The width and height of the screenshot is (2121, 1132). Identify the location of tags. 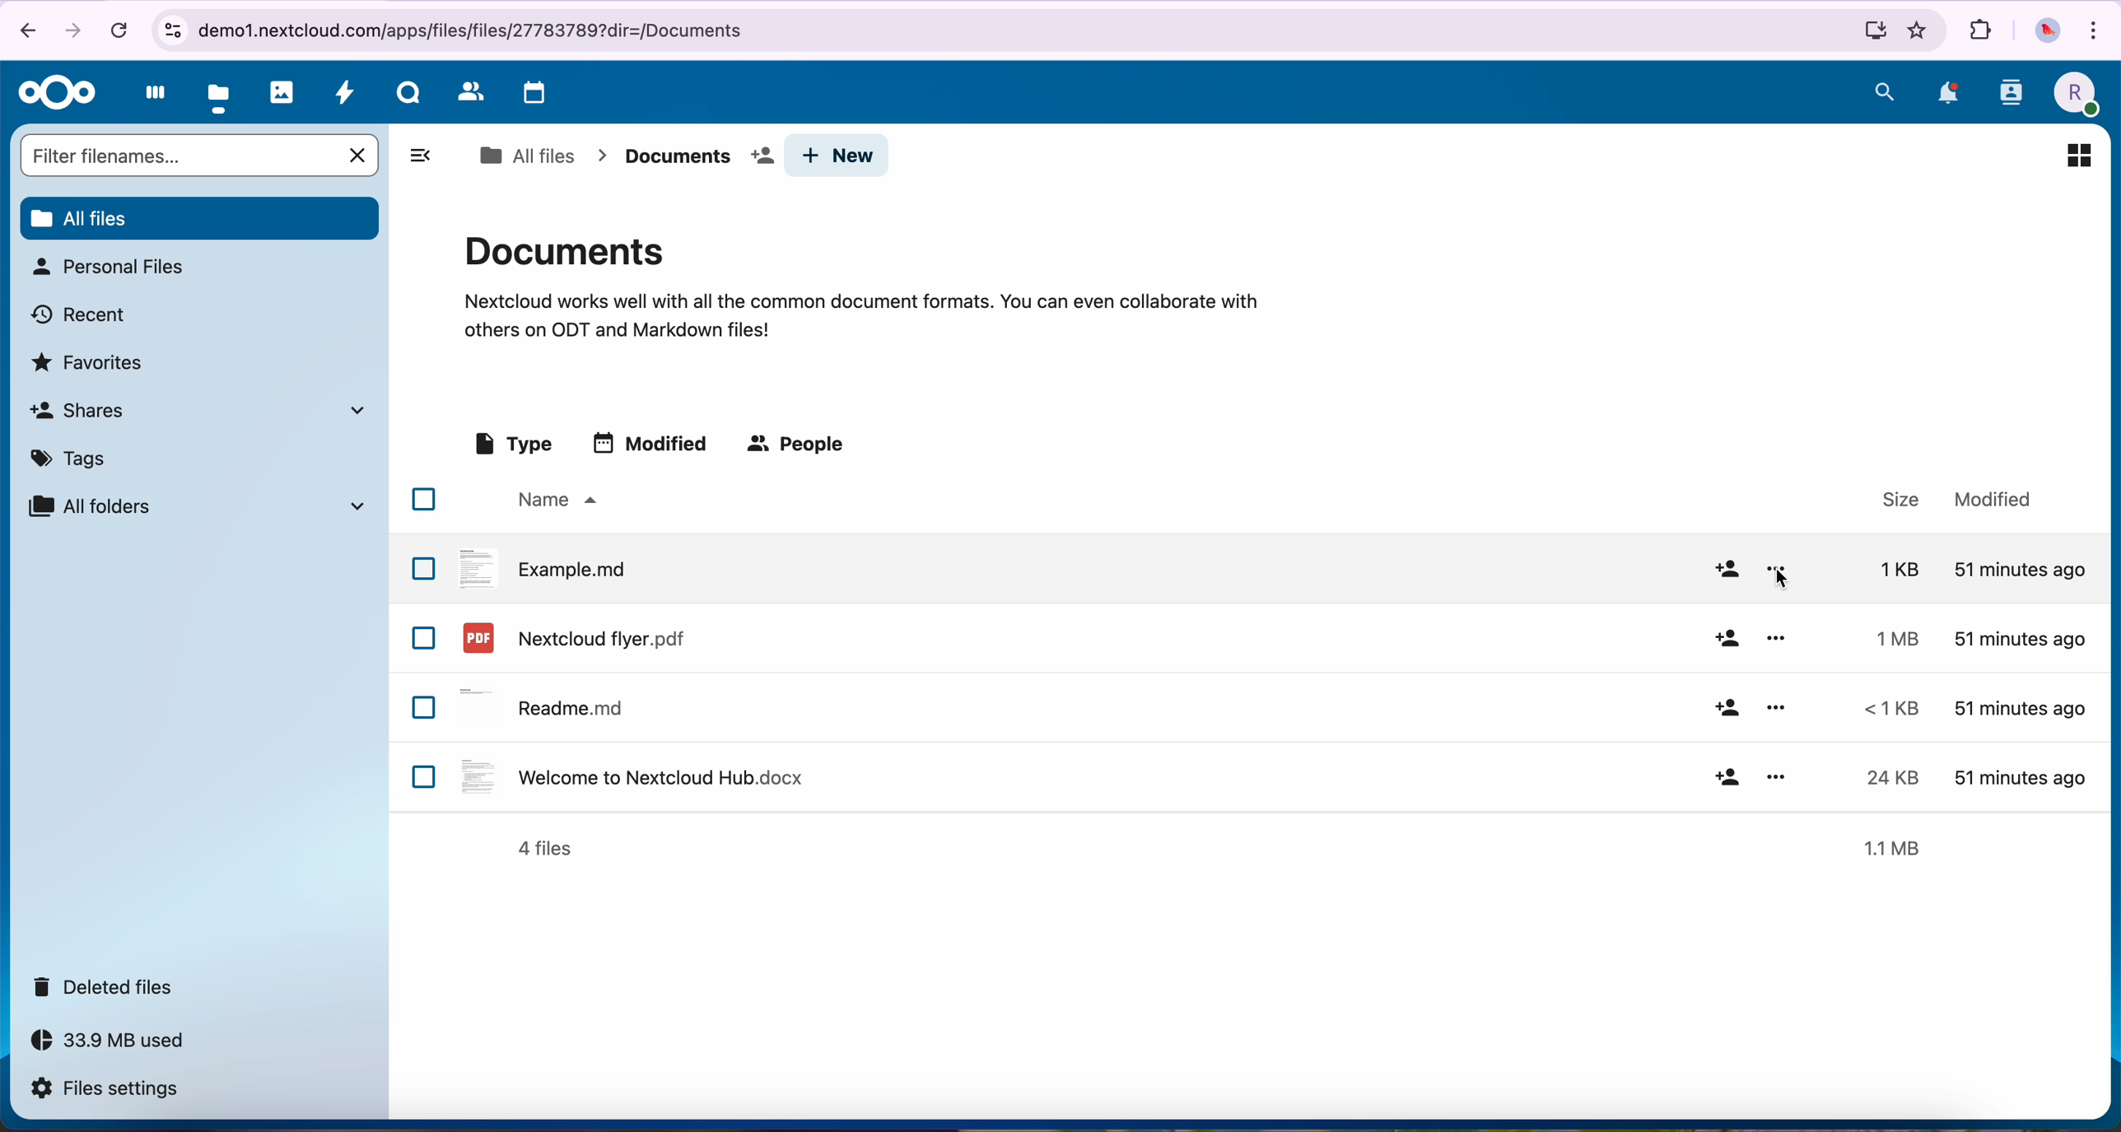
(74, 455).